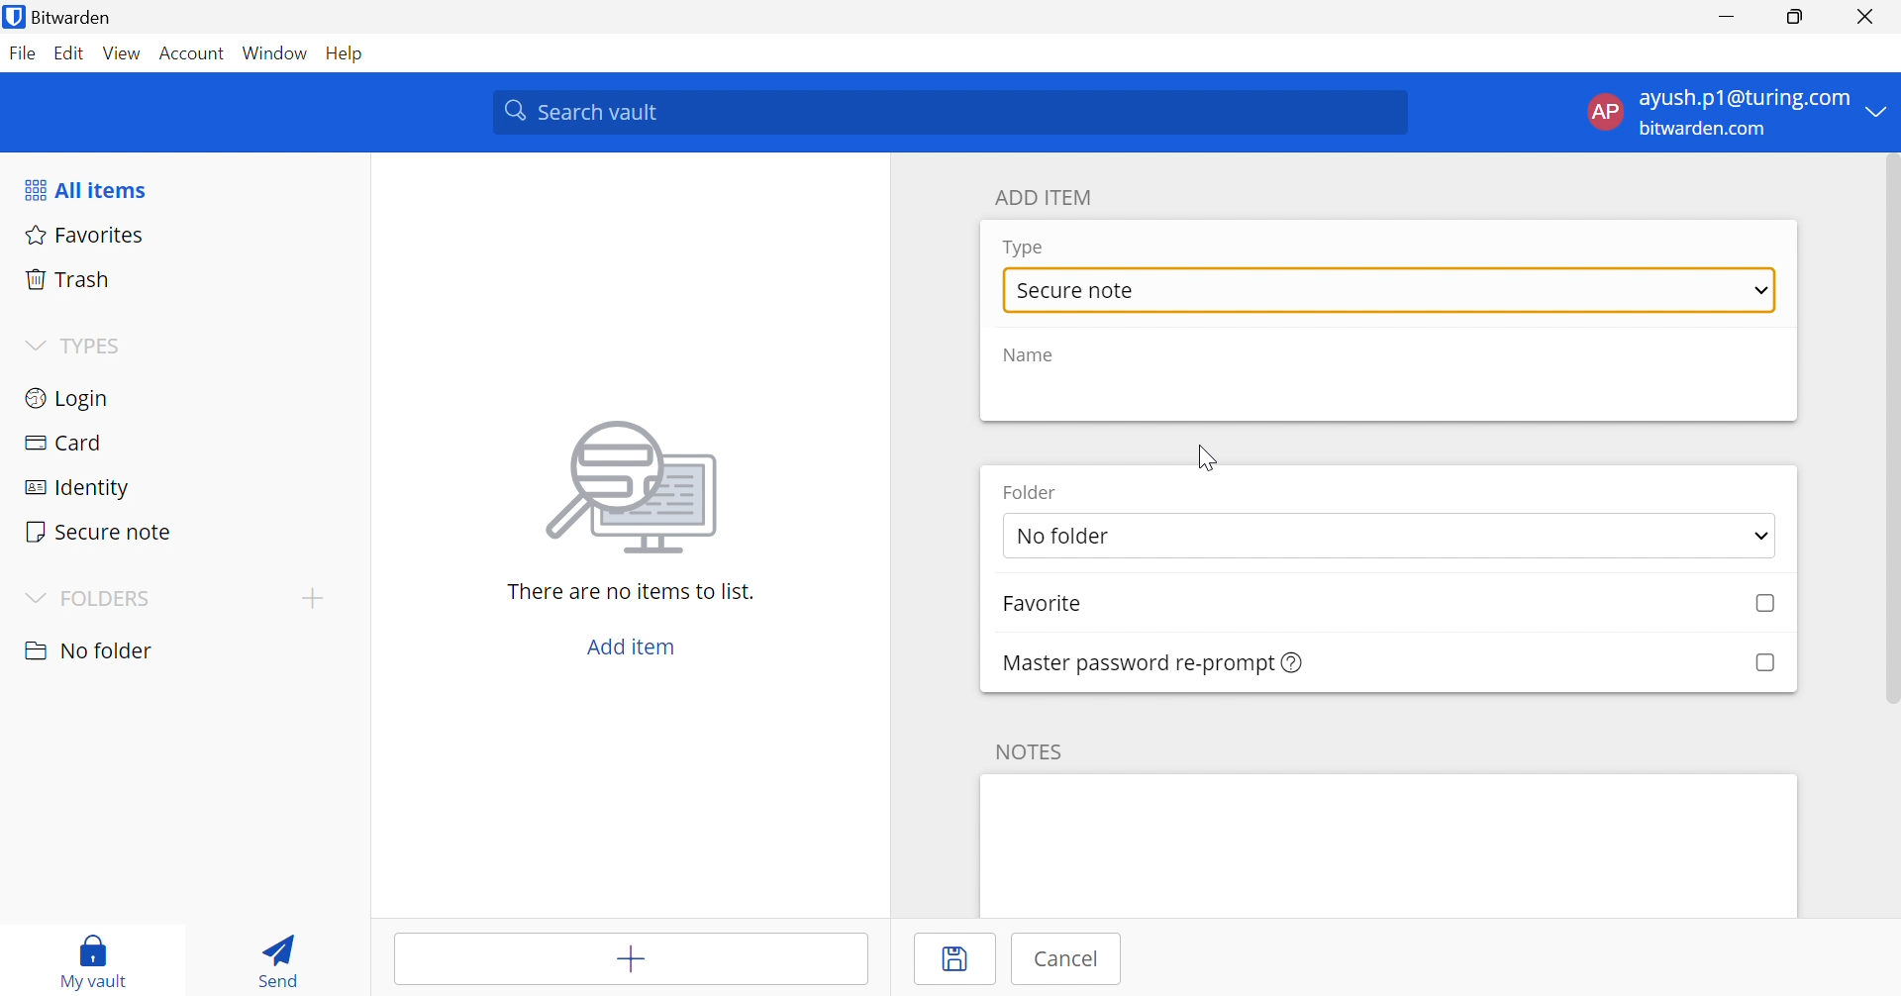 Image resolution: width=1901 pixels, height=996 pixels. What do you see at coordinates (632, 649) in the screenshot?
I see `Add item` at bounding box center [632, 649].